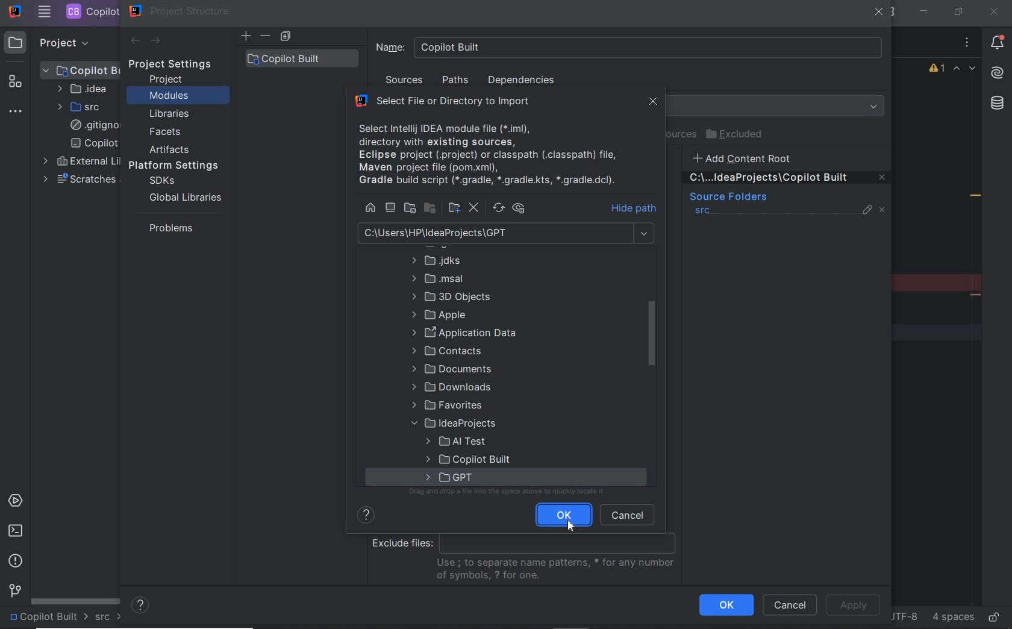  Describe the element at coordinates (652, 334) in the screenshot. I see `scrollbar` at that location.